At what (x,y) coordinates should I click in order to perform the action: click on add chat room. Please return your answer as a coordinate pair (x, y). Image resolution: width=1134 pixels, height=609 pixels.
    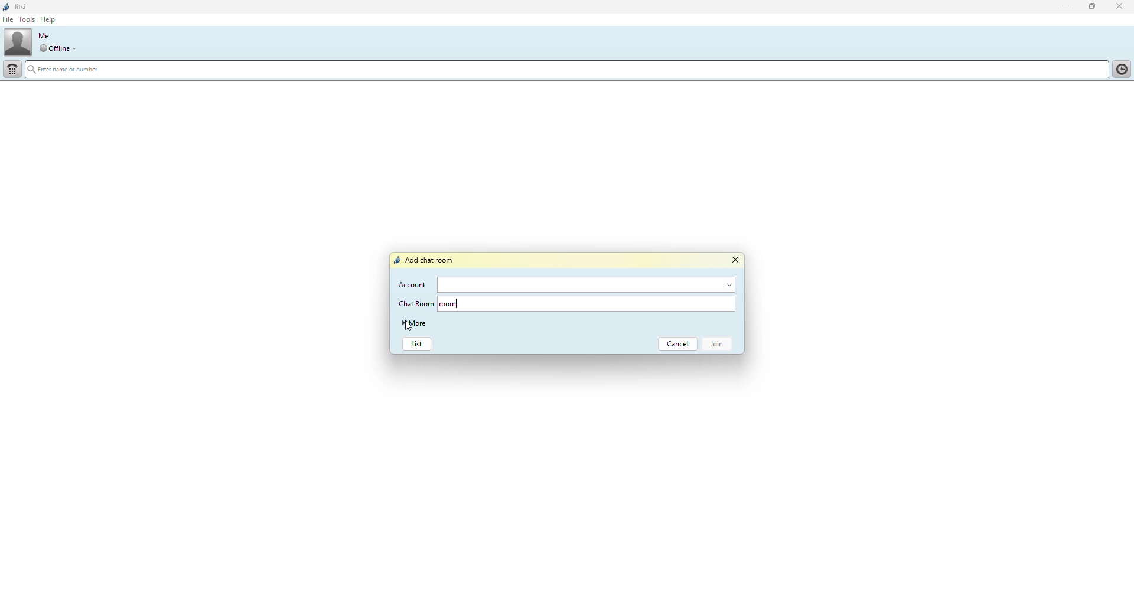
    Looking at the image, I should click on (426, 260).